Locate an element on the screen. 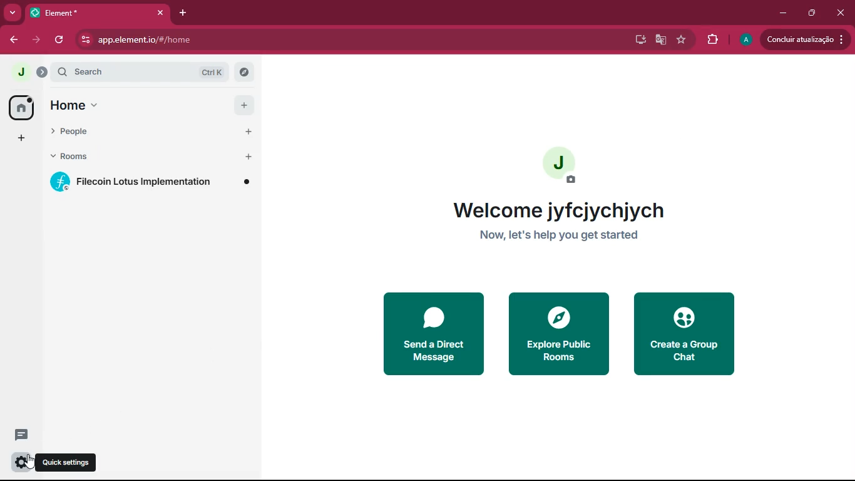 The image size is (855, 481). extensions is located at coordinates (712, 39).